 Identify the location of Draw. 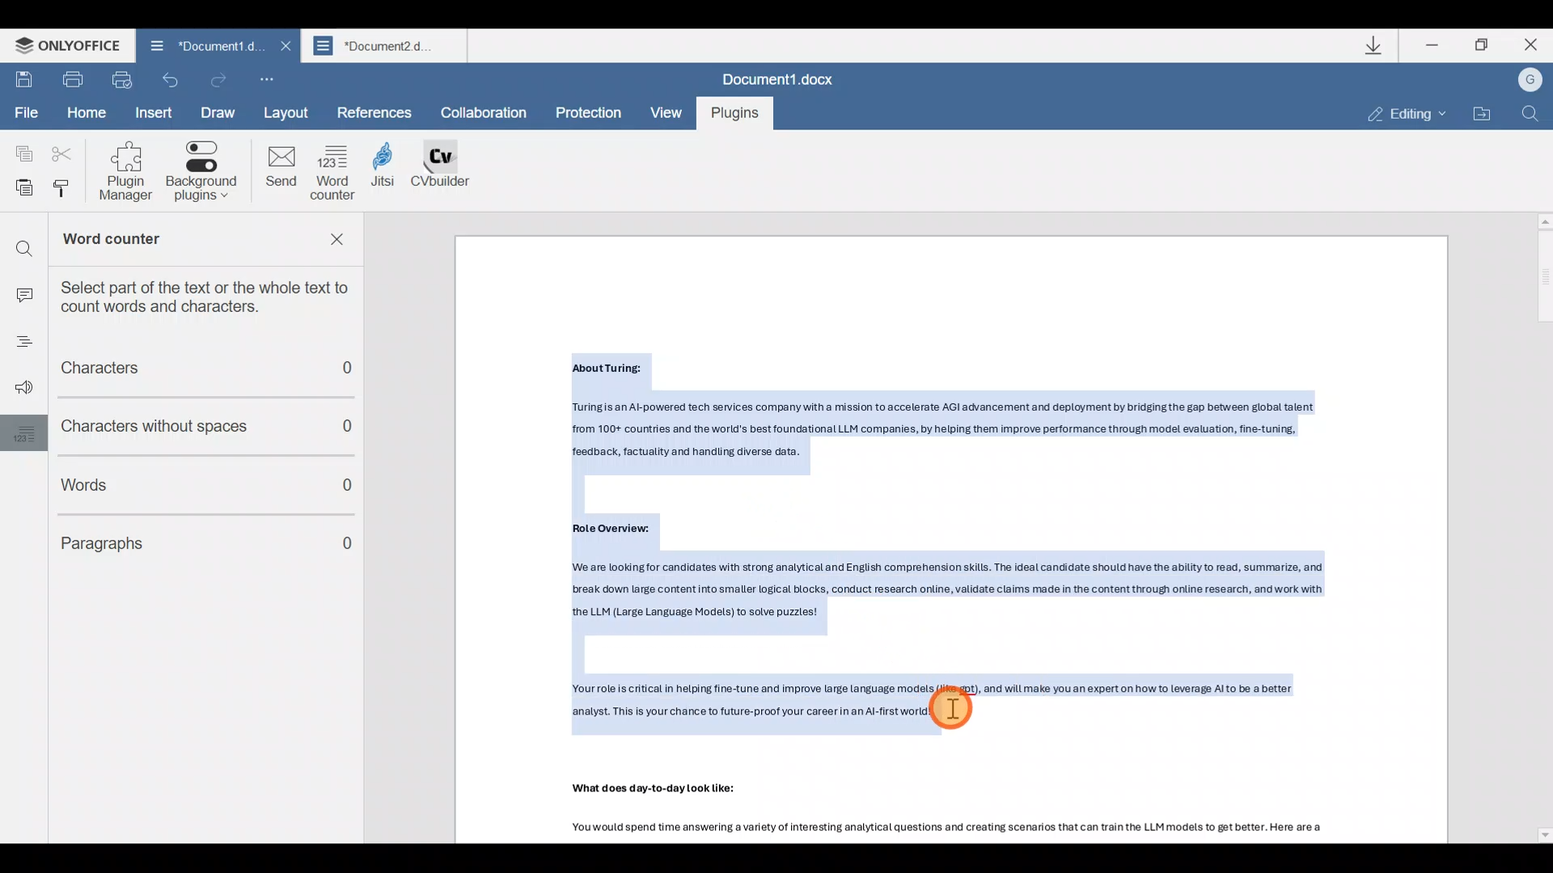
(219, 113).